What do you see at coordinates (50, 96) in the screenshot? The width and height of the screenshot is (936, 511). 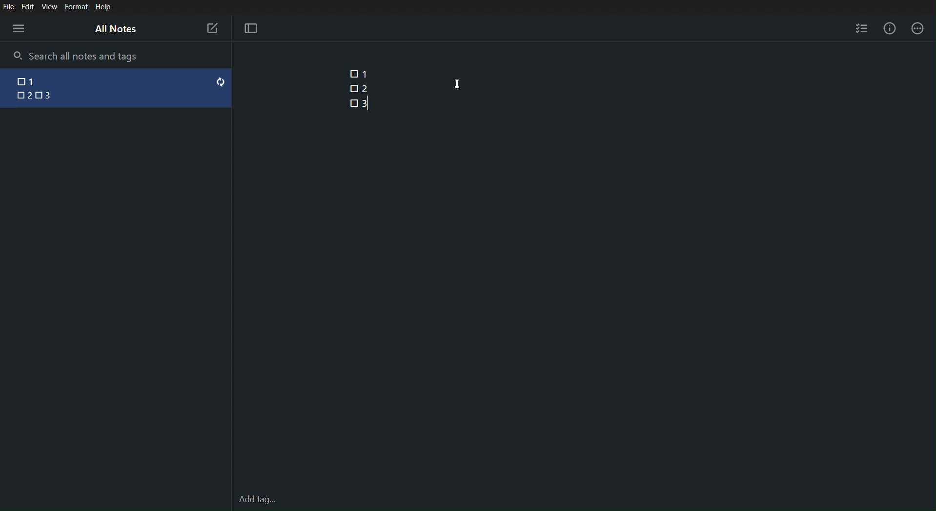 I see `3` at bounding box center [50, 96].